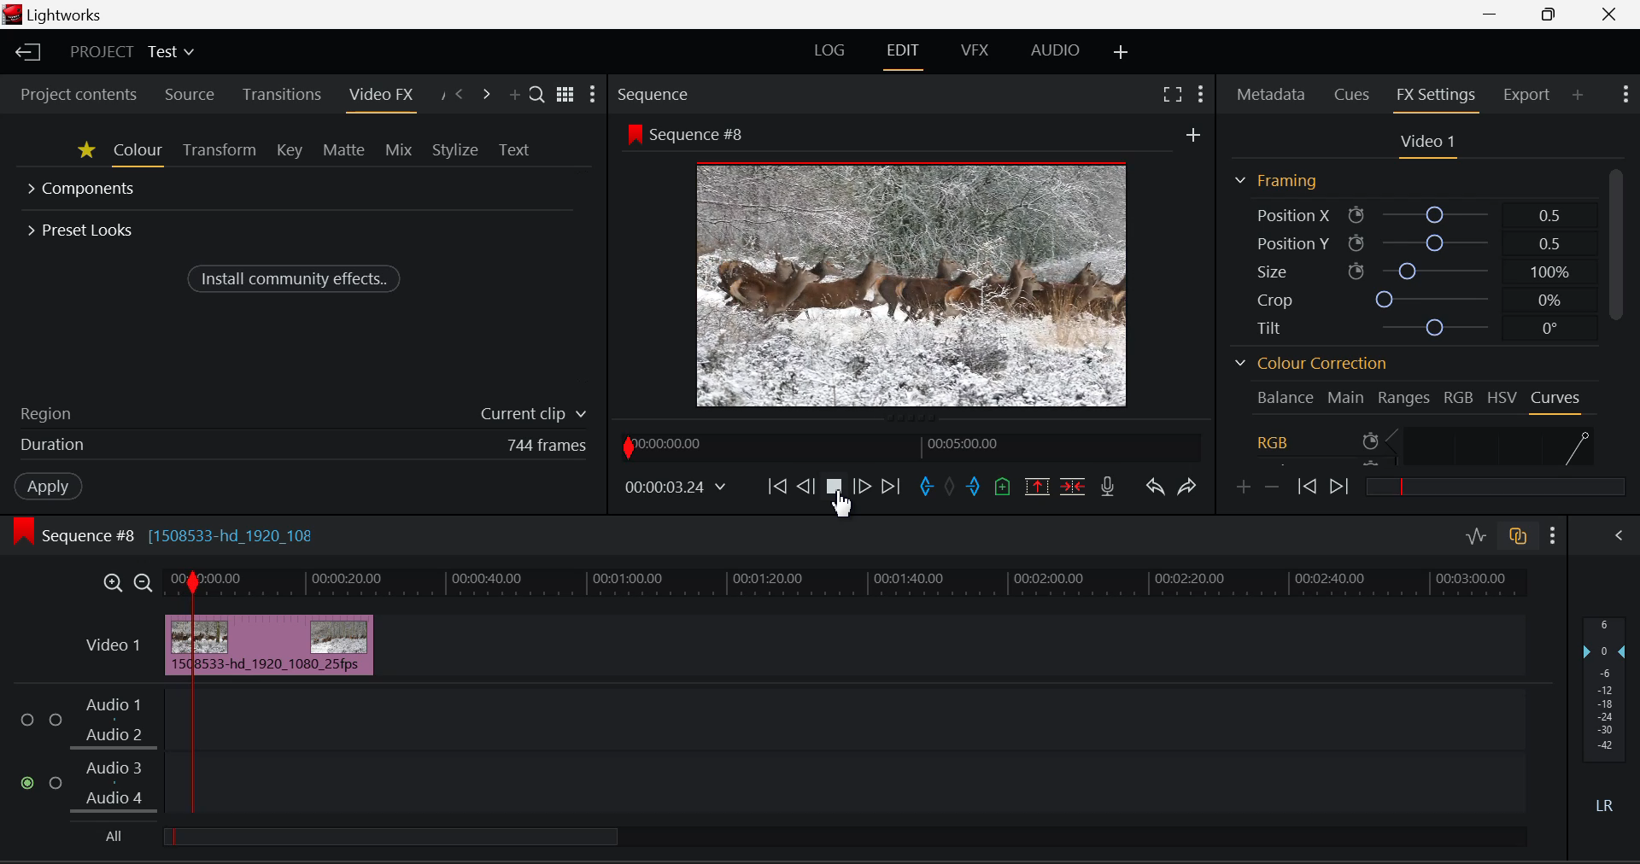 The width and height of the screenshot is (1640, 864). I want to click on Add Panel, so click(512, 91).